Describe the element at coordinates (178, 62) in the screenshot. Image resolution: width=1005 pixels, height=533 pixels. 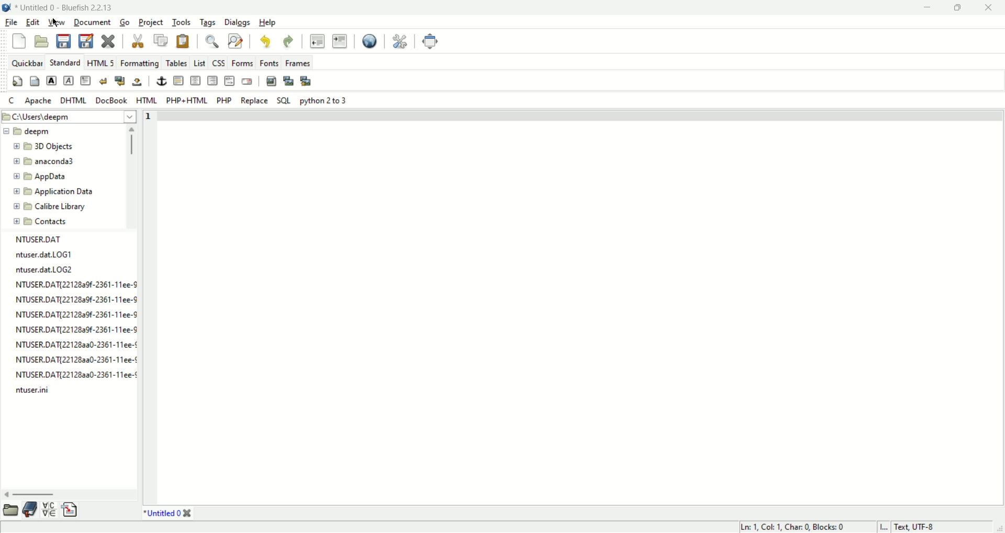
I see `tables` at that location.